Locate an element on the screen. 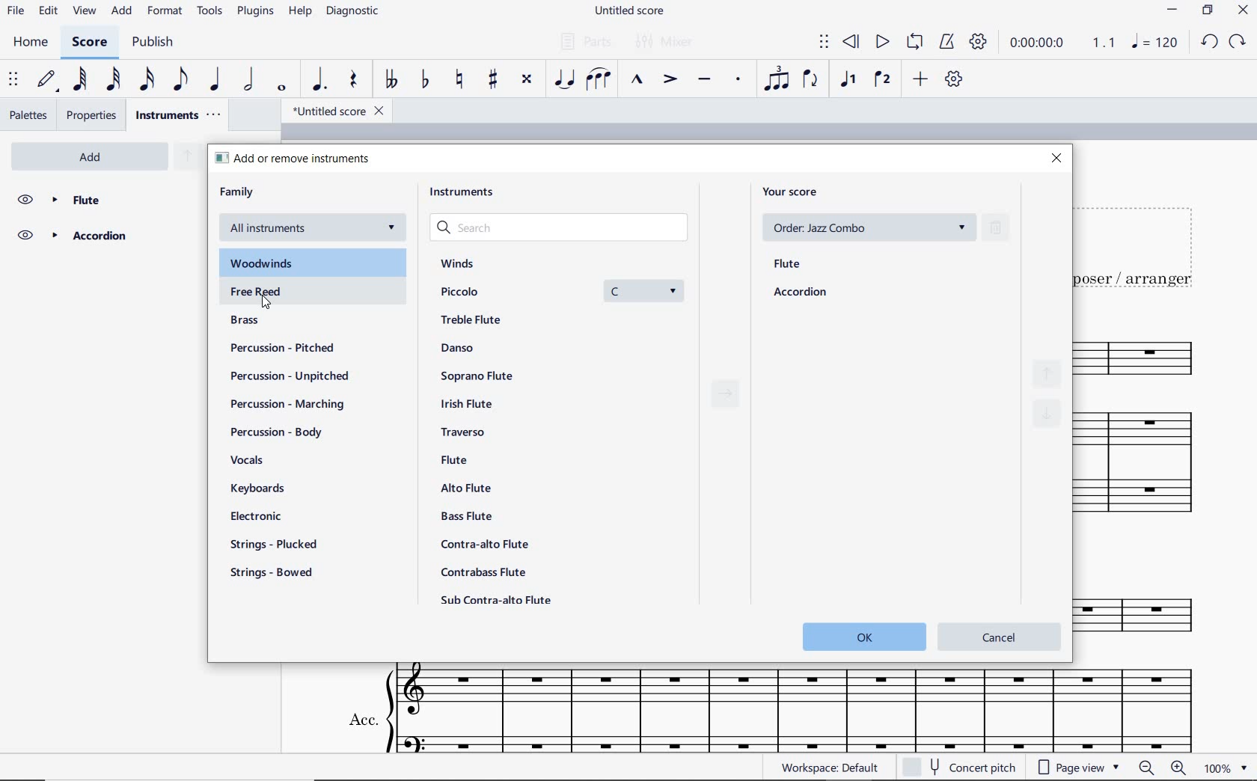 The height and width of the screenshot is (781, 1257). ADD is located at coordinates (123, 10).